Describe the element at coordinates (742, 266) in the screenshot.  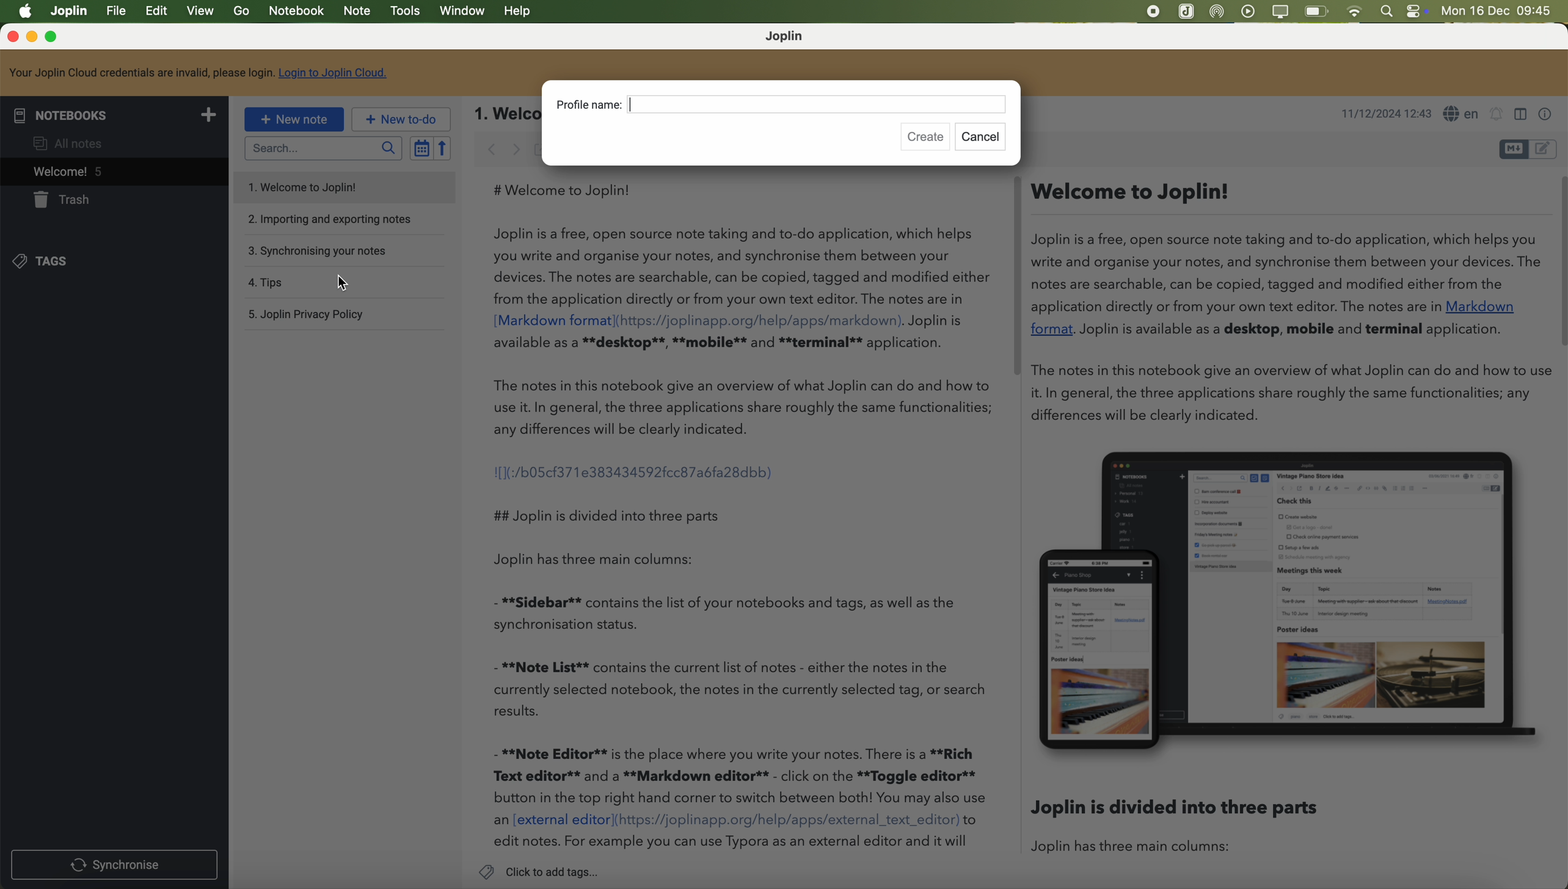
I see `Joplin is a free, open source note taking and to-do application, which helps
you write and organise your notes, and synchronise them between your
devices. The notes are searchable, can be copied, tagged and modified either
from the application directly or from your own text editor. The notes are in` at that location.